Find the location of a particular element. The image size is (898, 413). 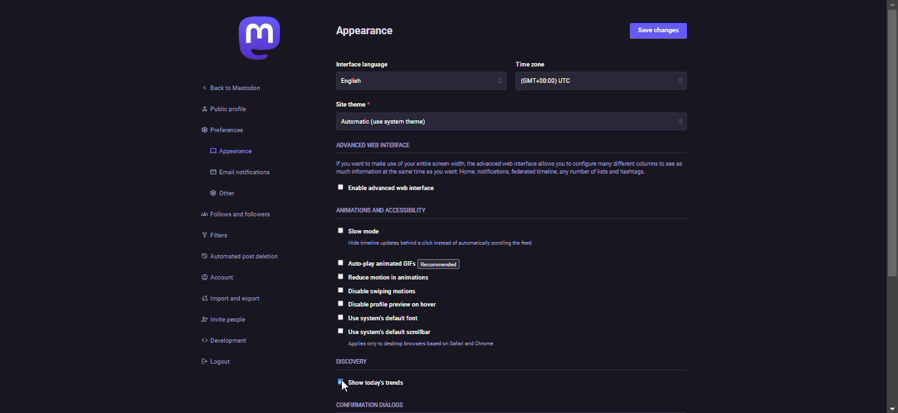

click to select is located at coordinates (341, 289).